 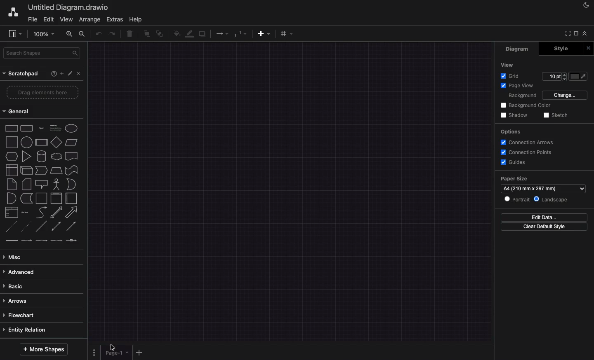 I want to click on untitled diagram. draw.io, so click(x=68, y=7).